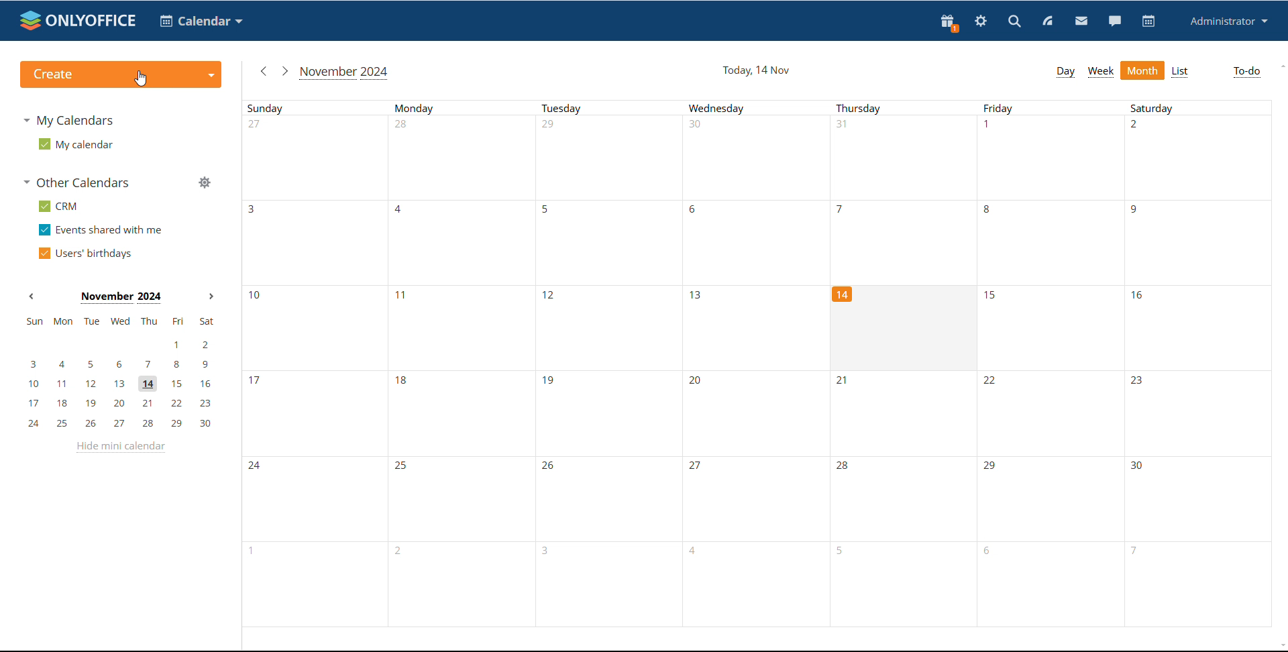  I want to click on week view, so click(1101, 71).